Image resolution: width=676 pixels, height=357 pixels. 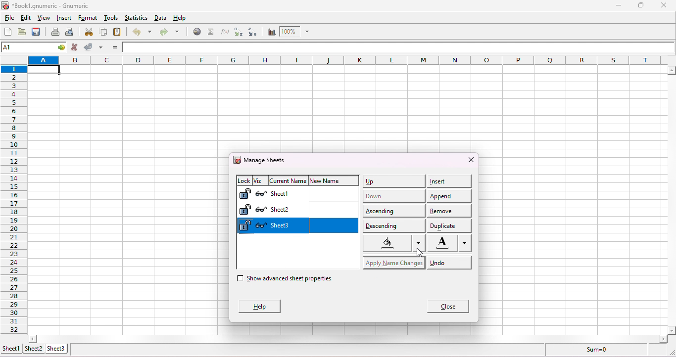 What do you see at coordinates (224, 31) in the screenshot?
I see `edit a function in the current cell` at bounding box center [224, 31].